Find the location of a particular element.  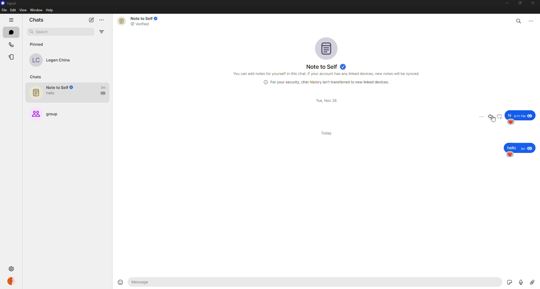

info is located at coordinates (328, 74).